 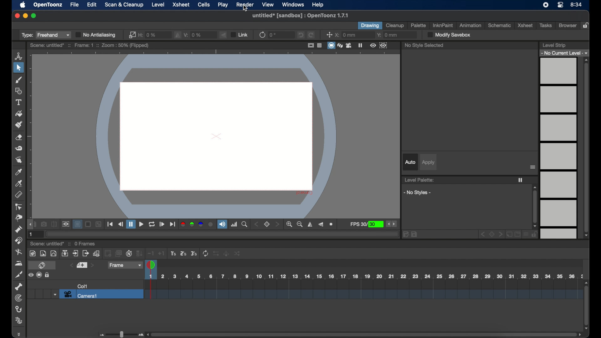 What do you see at coordinates (48, 275) in the screenshot?
I see `` at bounding box center [48, 275].